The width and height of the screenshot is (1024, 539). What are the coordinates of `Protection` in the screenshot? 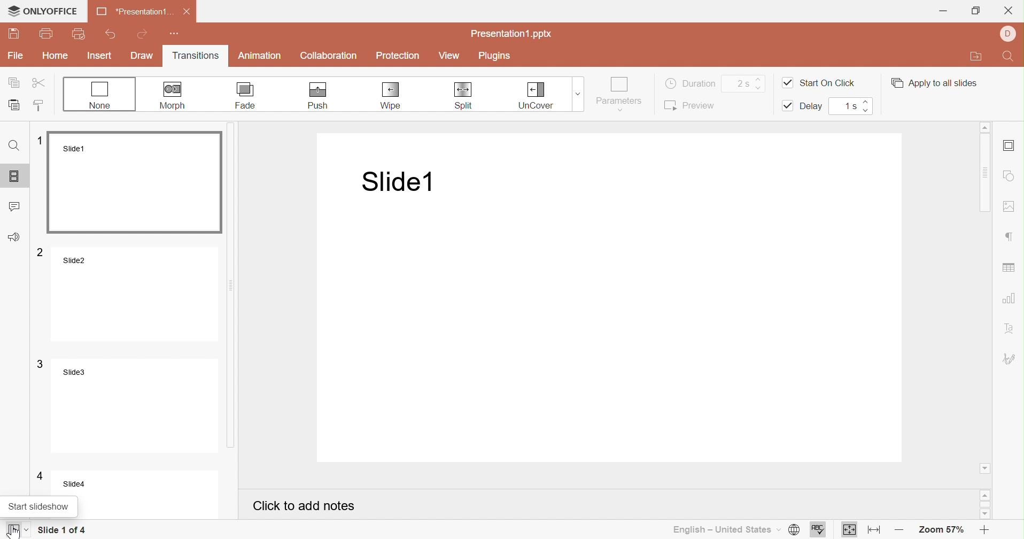 It's located at (398, 57).